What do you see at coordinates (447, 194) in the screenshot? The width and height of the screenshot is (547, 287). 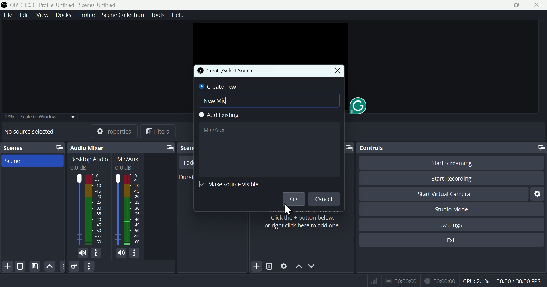 I see `start Virtual camera` at bounding box center [447, 194].